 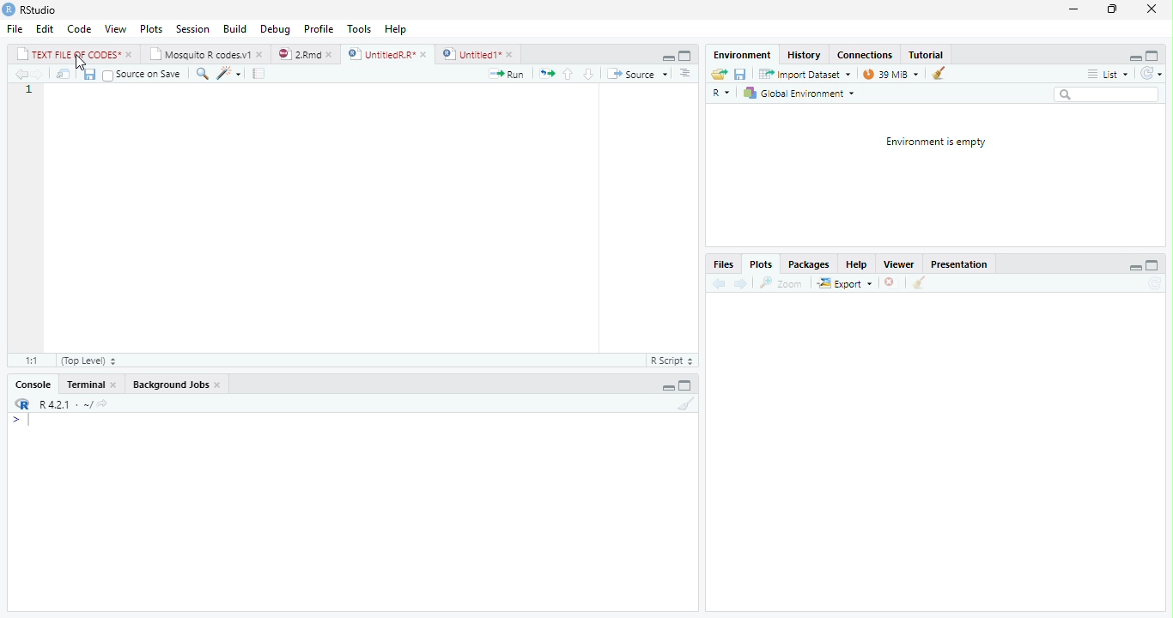 What do you see at coordinates (102, 403) in the screenshot?
I see `Show directory` at bounding box center [102, 403].